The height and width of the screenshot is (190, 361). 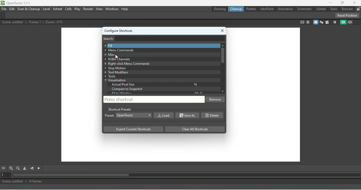 I want to click on Search, so click(x=111, y=38).